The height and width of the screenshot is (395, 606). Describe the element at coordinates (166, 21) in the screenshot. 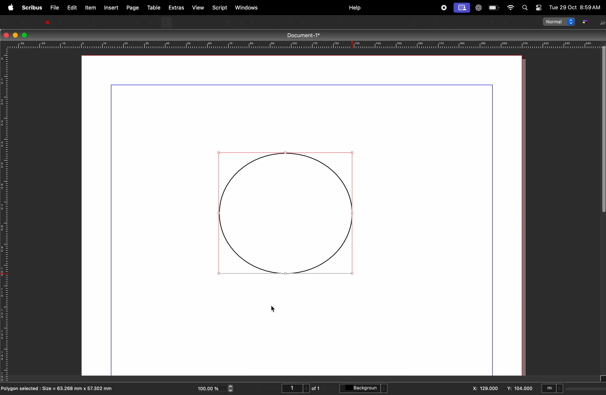

I see `select item` at that location.